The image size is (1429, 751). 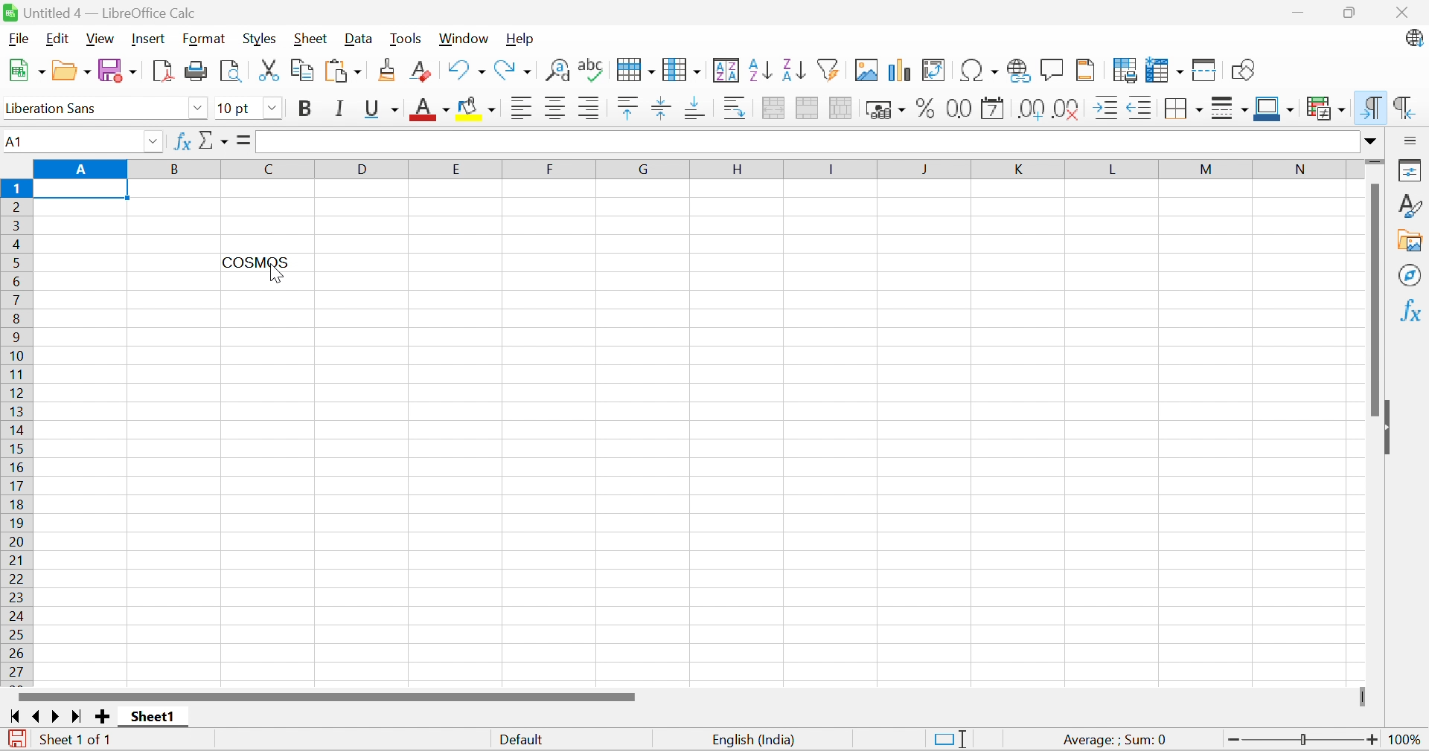 What do you see at coordinates (1126, 70) in the screenshot?
I see `Define Print Area` at bounding box center [1126, 70].